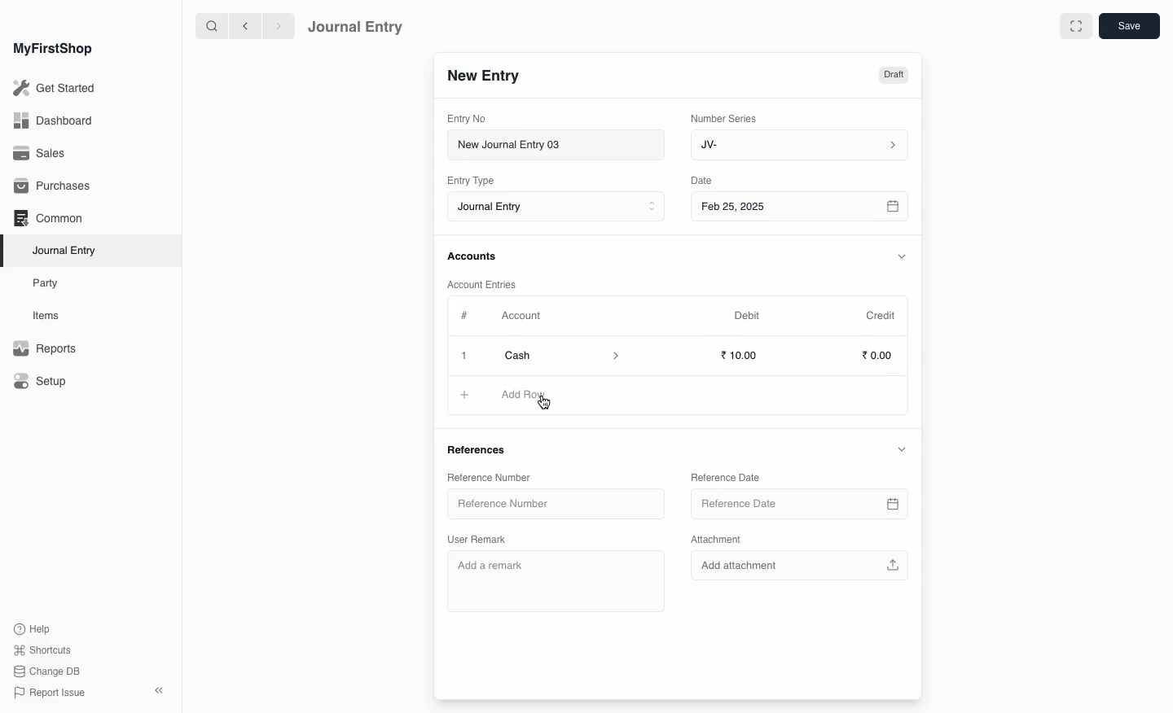 The width and height of the screenshot is (1173, 713). I want to click on Get Started, so click(55, 89).